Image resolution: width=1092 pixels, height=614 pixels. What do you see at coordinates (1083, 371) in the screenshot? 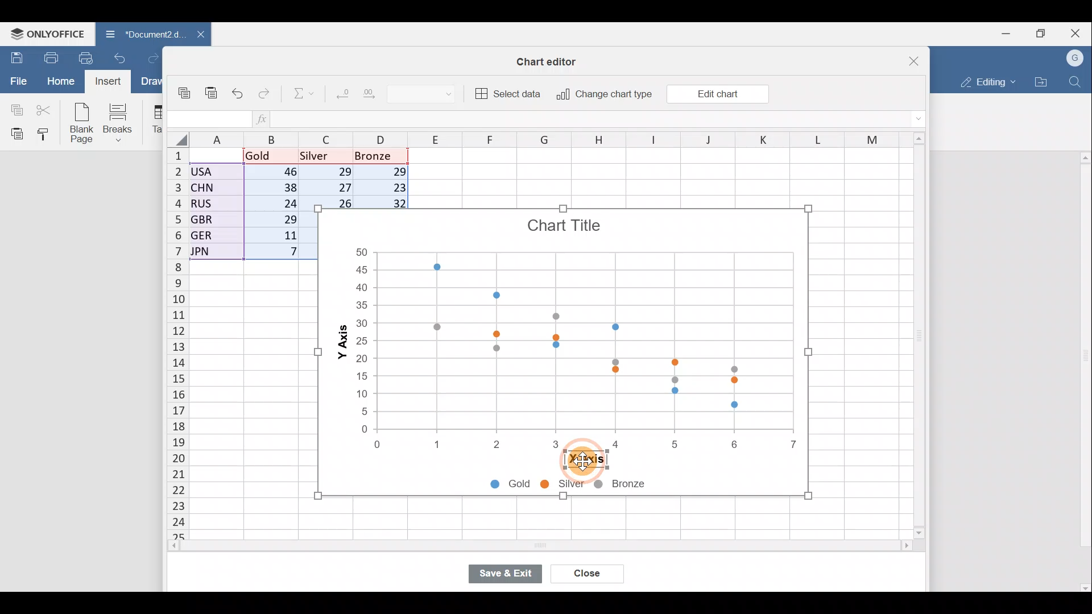
I see `Scroll bar` at bounding box center [1083, 371].